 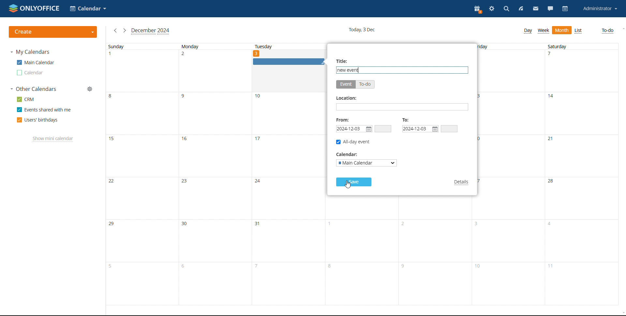 I want to click on location:, so click(x=349, y=98).